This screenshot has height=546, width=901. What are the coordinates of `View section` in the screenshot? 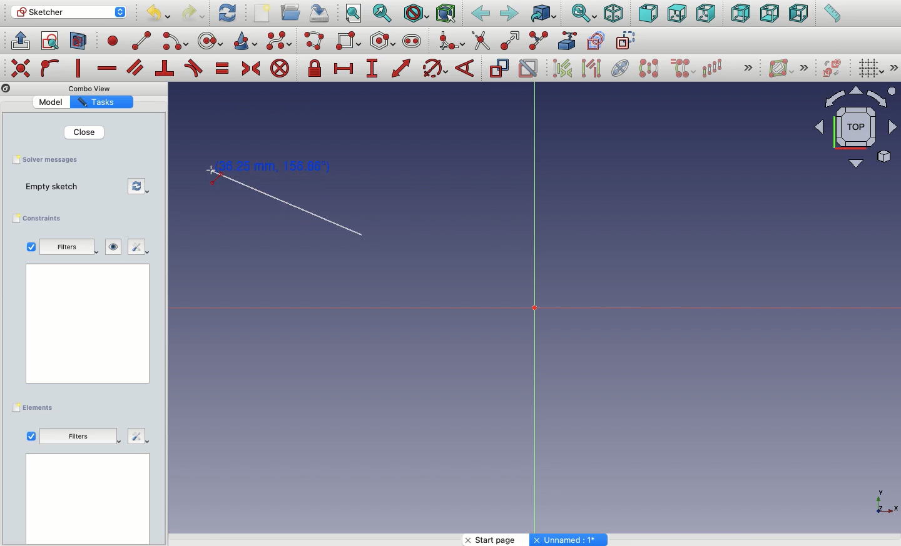 It's located at (78, 42).